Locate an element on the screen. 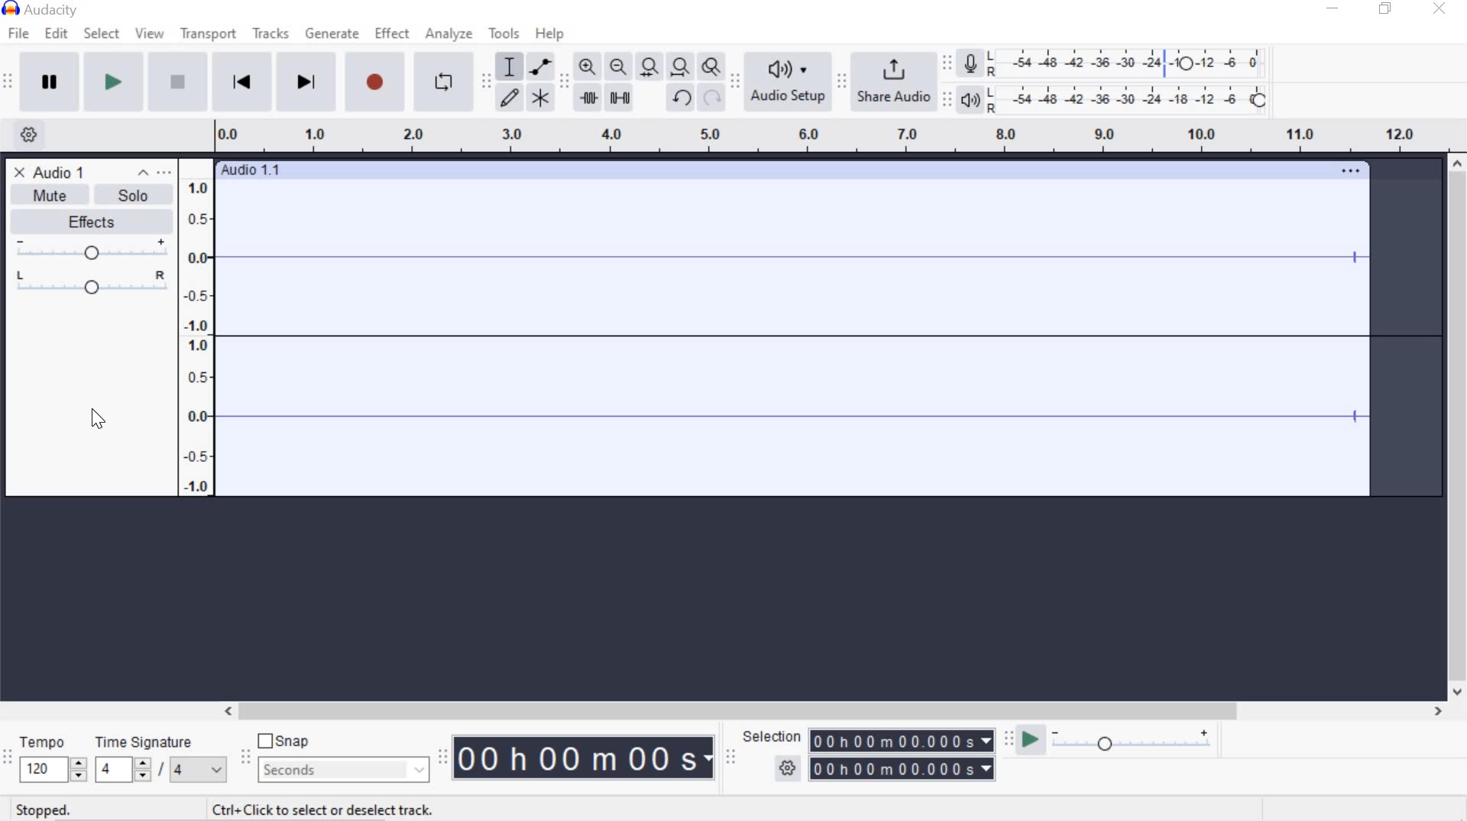  Timeline option is located at coordinates (23, 133).